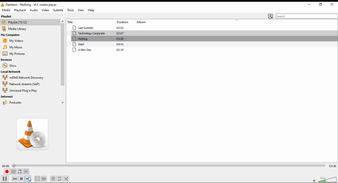 Image resolution: width=338 pixels, height=183 pixels. Describe the element at coordinates (82, 22) in the screenshot. I see `title` at that location.